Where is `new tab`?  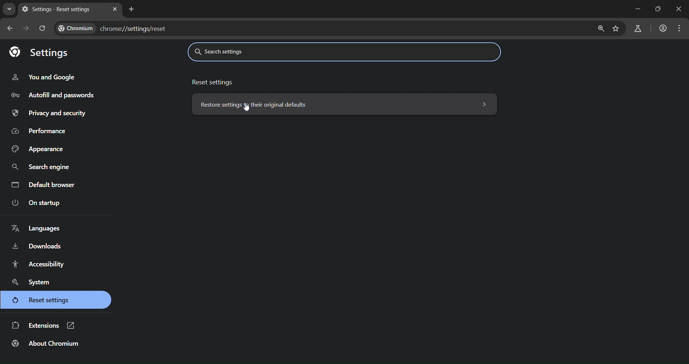
new tab is located at coordinates (132, 9).